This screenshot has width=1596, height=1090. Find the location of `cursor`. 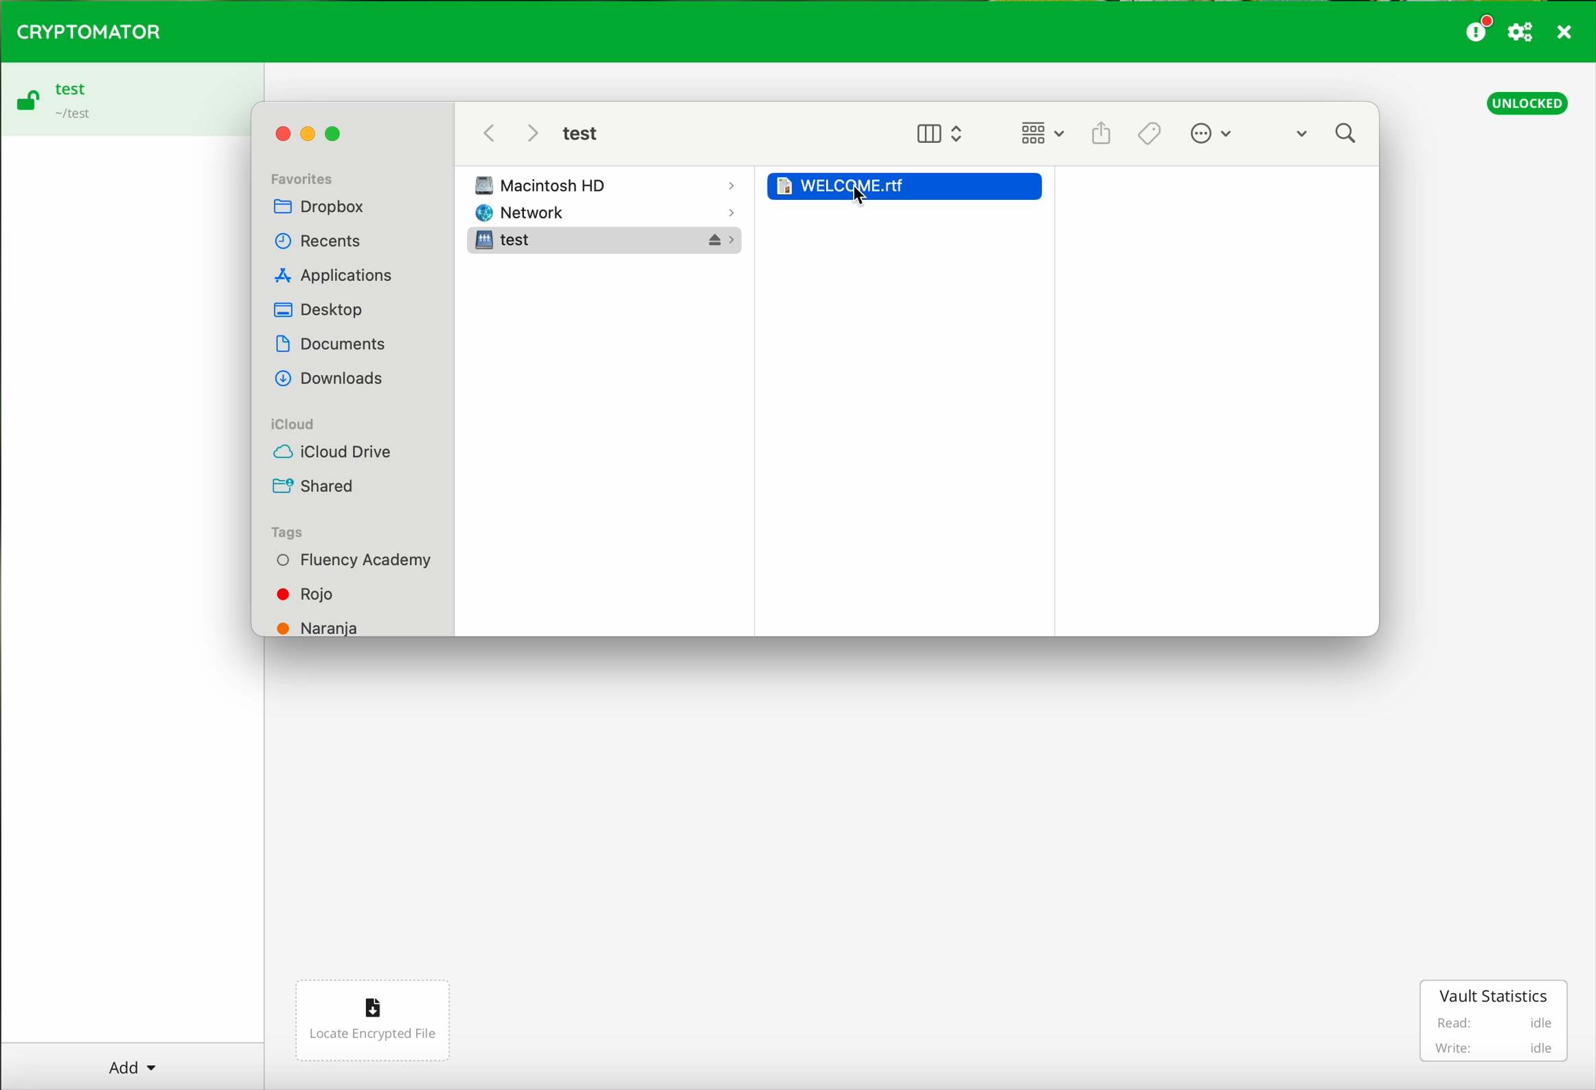

cursor is located at coordinates (867, 203).